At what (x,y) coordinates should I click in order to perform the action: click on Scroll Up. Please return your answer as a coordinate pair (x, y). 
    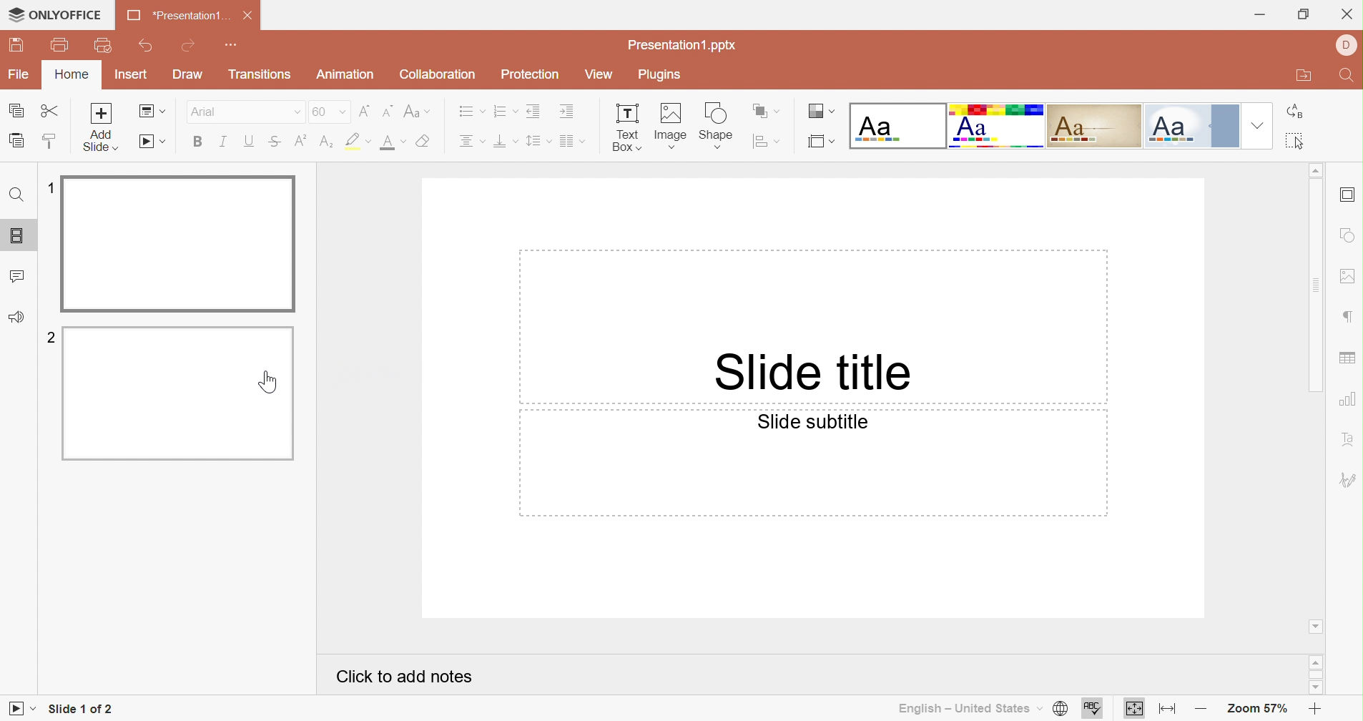
    Looking at the image, I should click on (1315, 172).